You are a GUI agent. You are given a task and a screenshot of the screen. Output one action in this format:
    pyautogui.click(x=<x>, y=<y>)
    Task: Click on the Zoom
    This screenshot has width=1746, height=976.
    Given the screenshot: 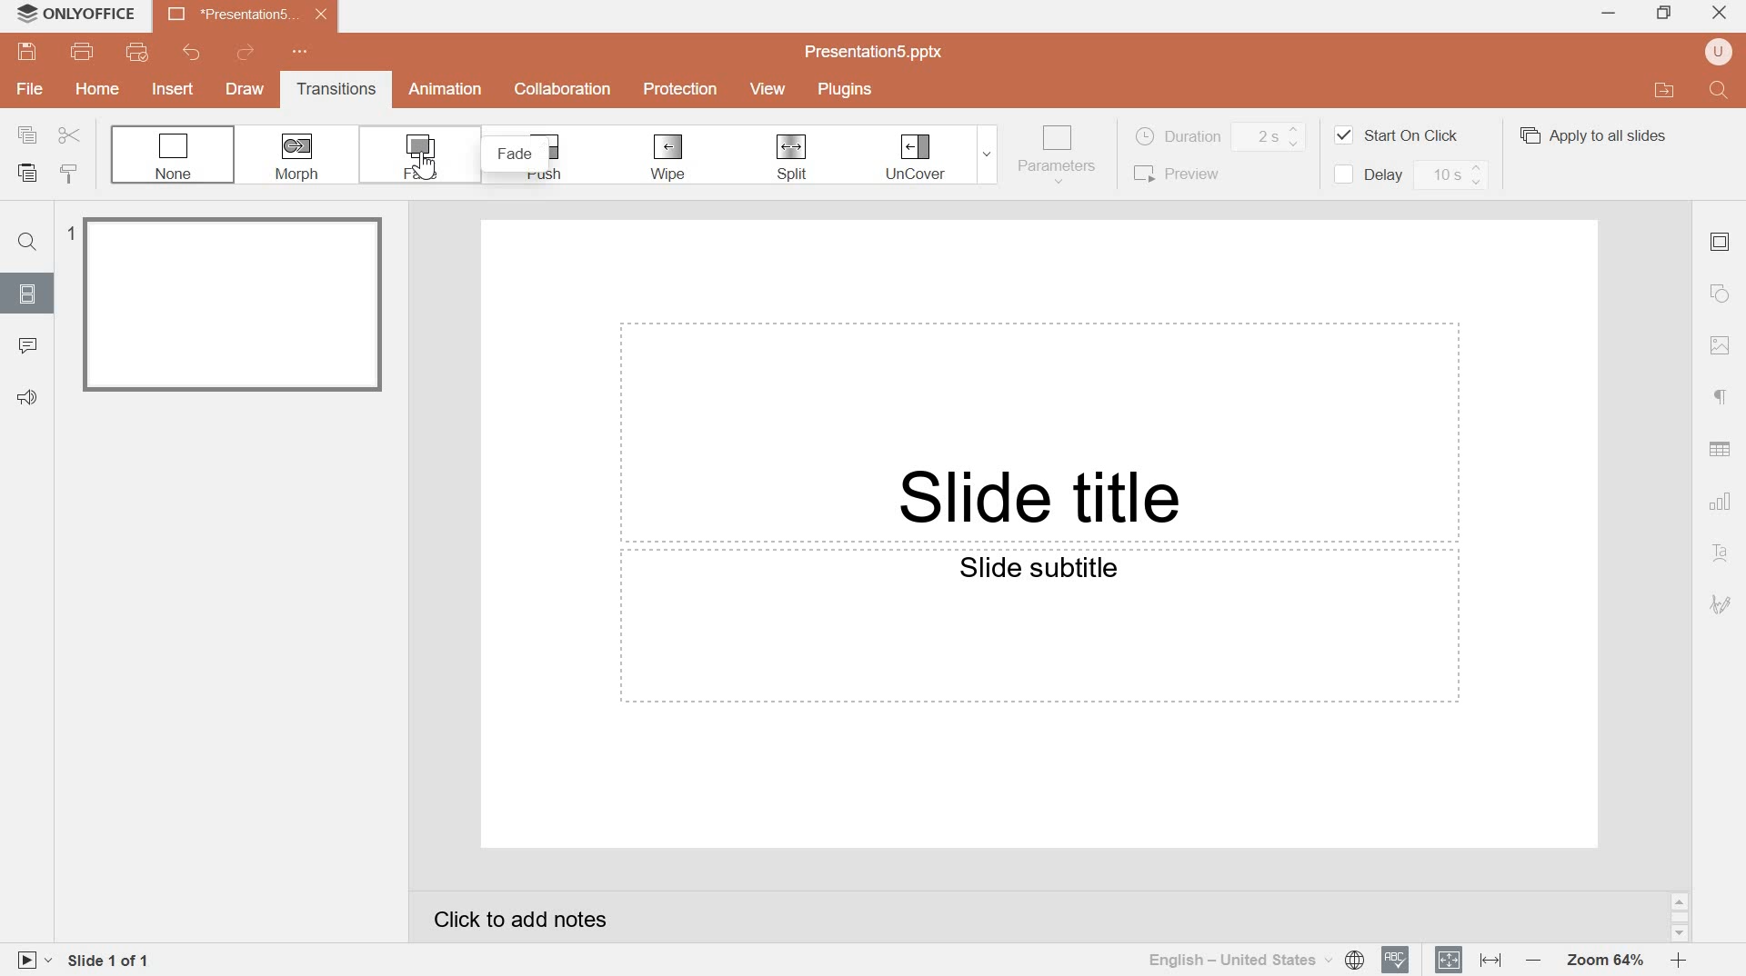 What is the action you would take?
    pyautogui.click(x=1603, y=961)
    